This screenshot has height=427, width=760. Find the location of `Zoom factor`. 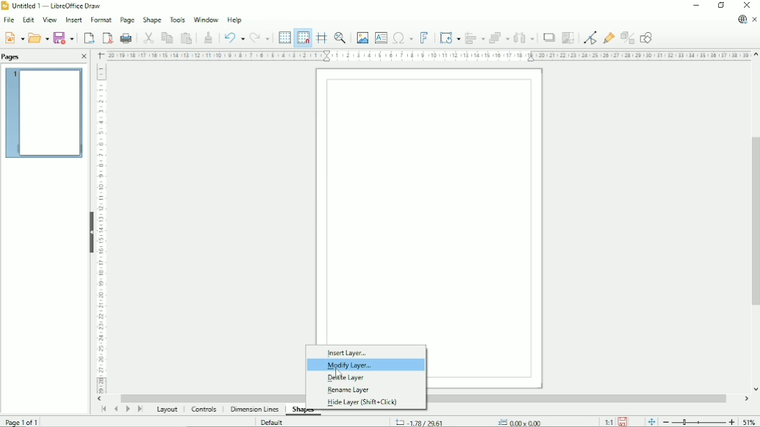

Zoom factor is located at coordinates (750, 422).